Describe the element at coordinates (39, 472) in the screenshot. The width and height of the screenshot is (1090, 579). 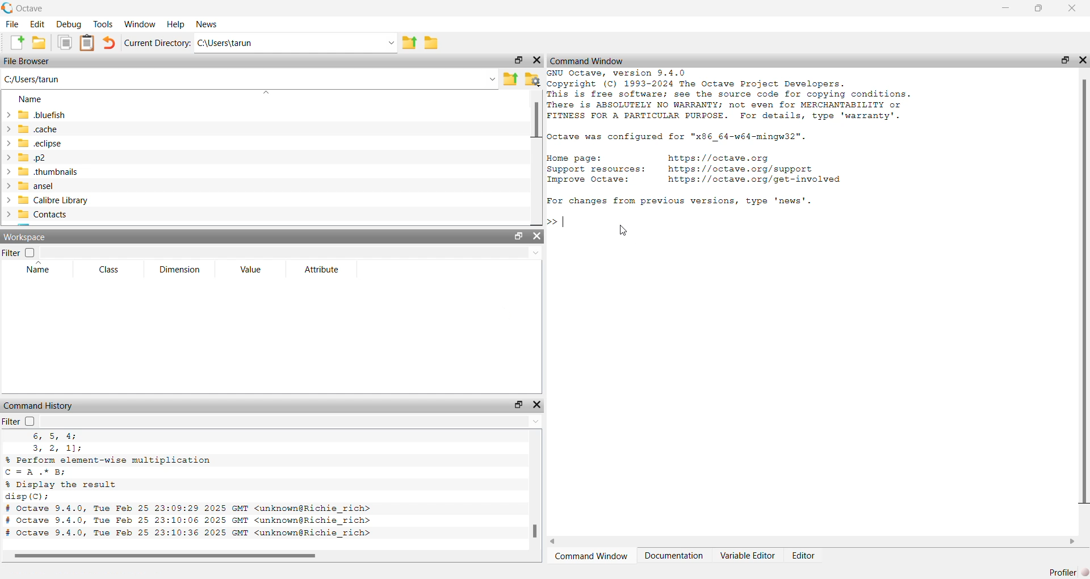
I see `C =A .* B;` at that location.